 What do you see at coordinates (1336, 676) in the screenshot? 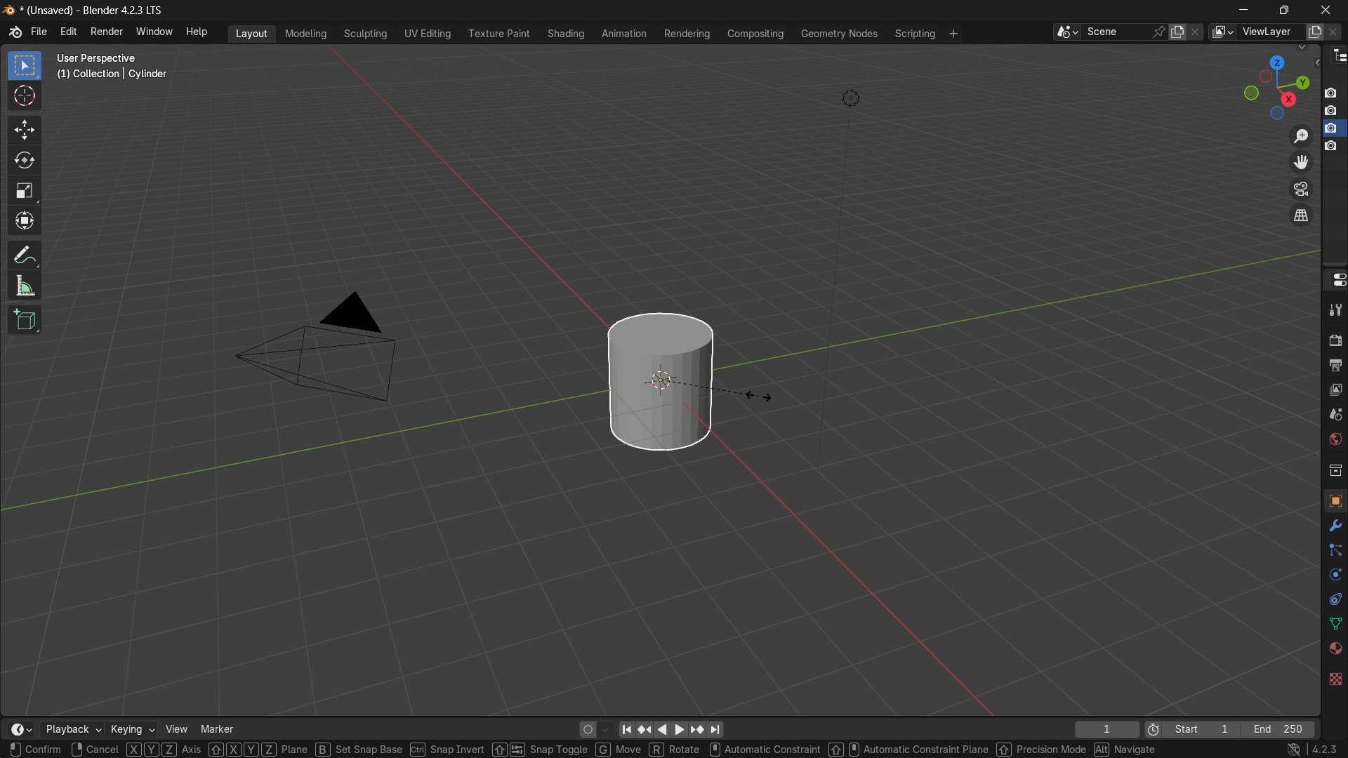
I see `textures` at bounding box center [1336, 676].